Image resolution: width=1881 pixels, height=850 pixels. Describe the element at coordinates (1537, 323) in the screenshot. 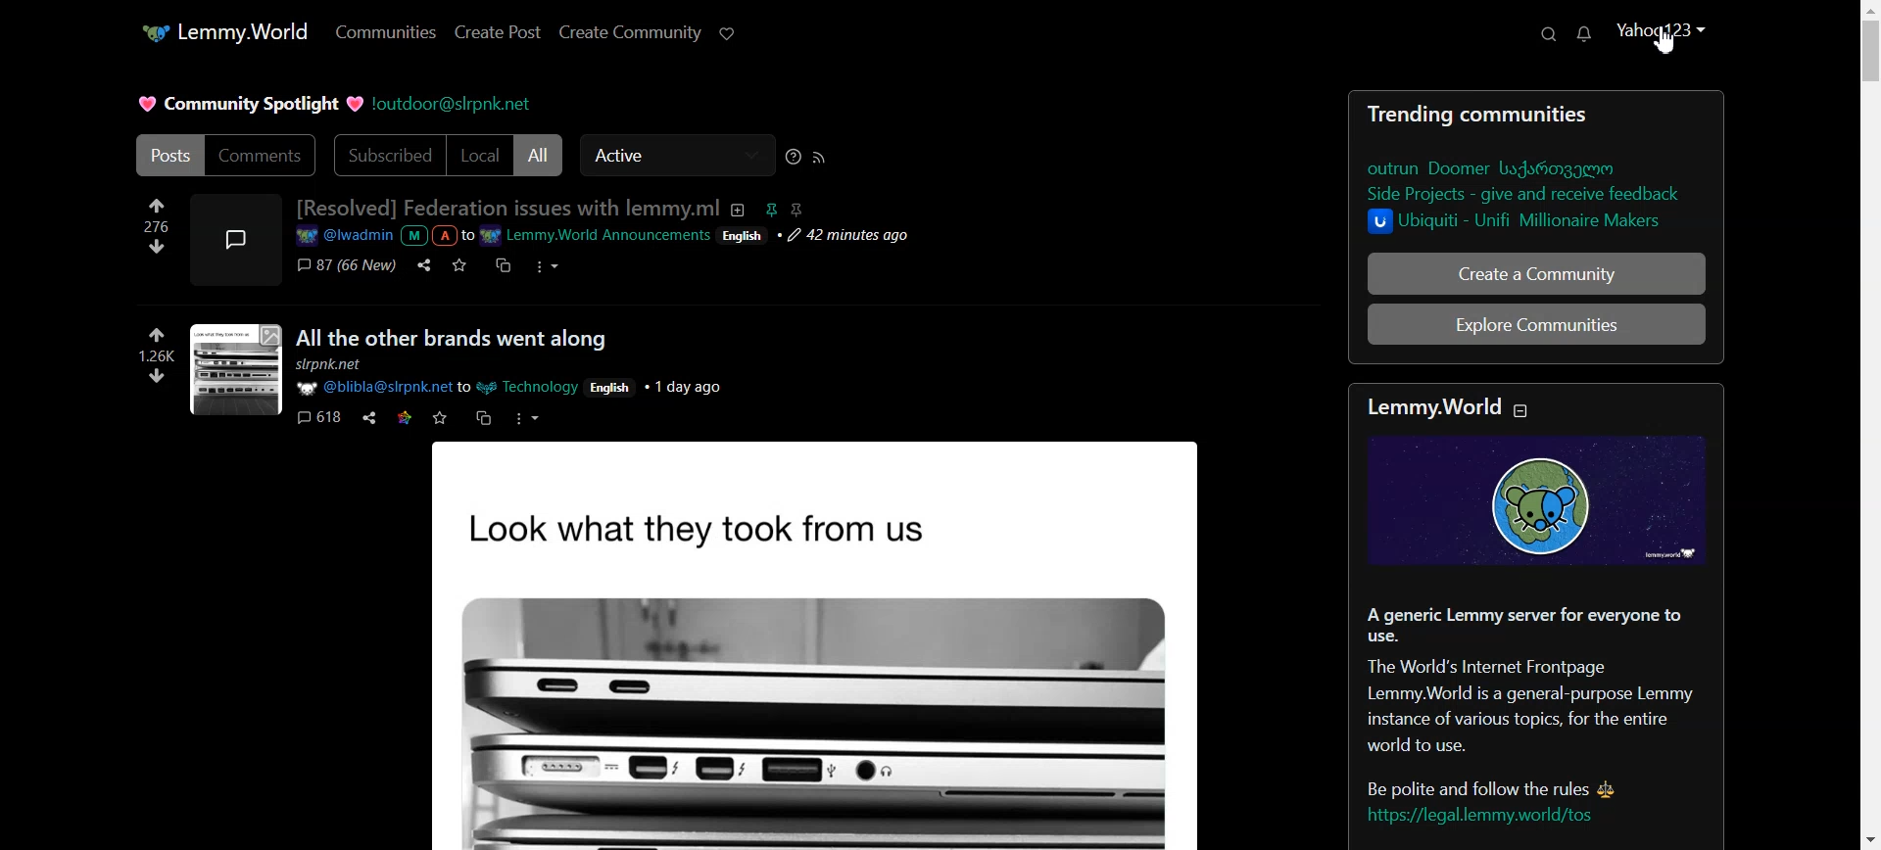

I see `Explore Communities` at that location.